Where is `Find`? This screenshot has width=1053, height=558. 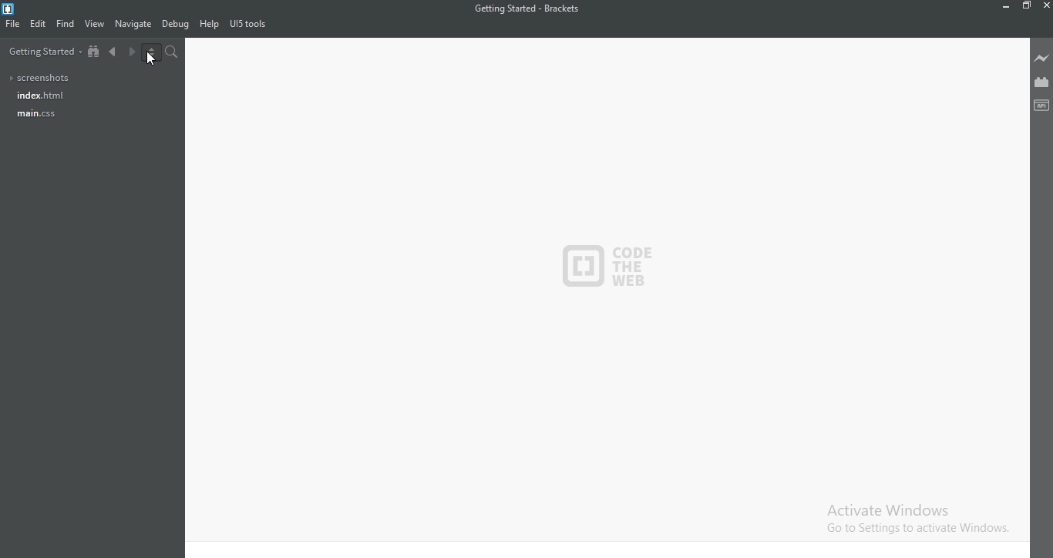
Find is located at coordinates (66, 23).